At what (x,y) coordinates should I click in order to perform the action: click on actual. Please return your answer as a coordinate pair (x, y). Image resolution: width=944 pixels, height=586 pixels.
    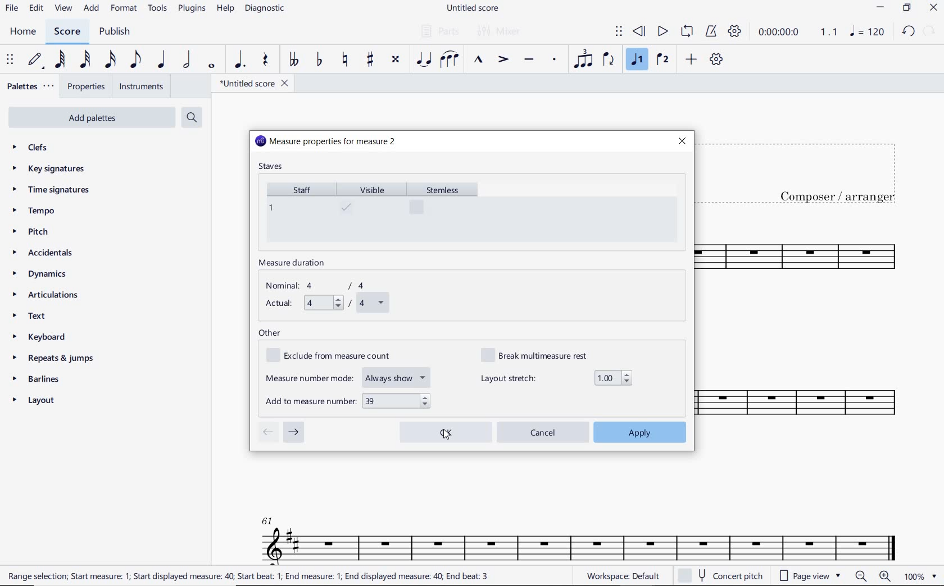
    Looking at the image, I should click on (325, 304).